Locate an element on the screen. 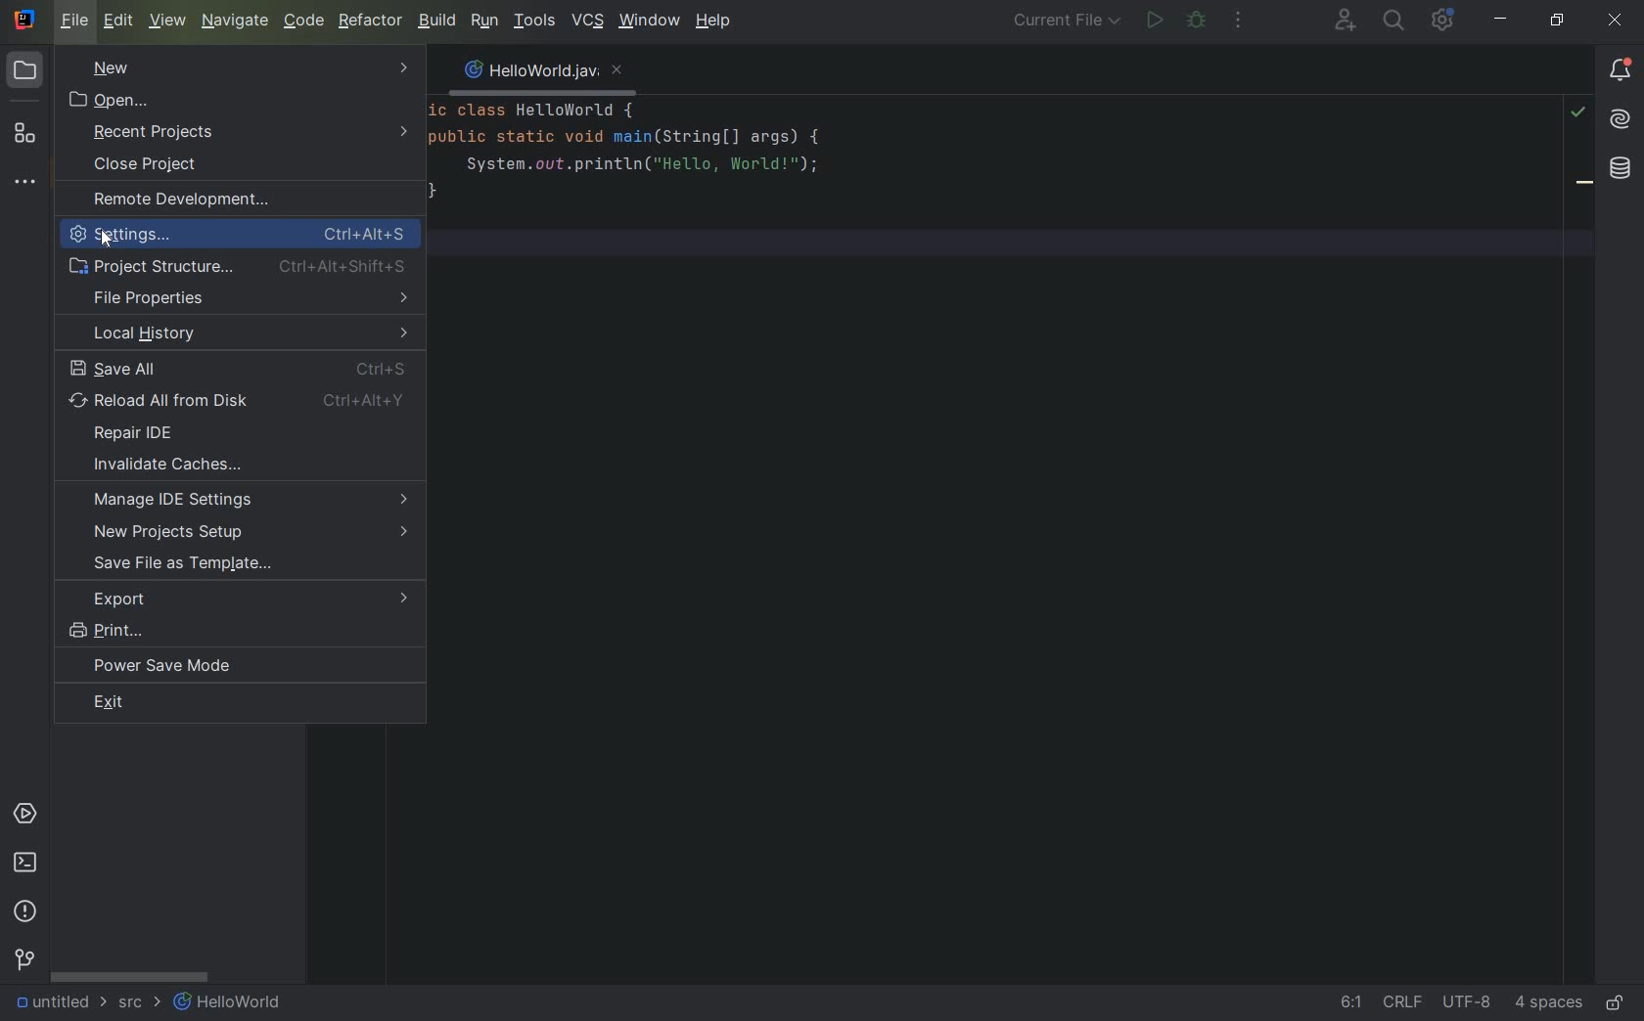 This screenshot has height=1021, width=1644. close project is located at coordinates (247, 164).